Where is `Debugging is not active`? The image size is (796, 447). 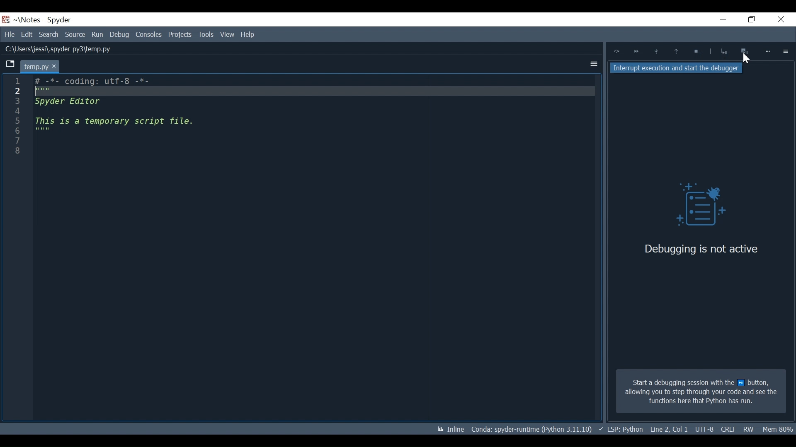
Debugging is not active is located at coordinates (701, 249).